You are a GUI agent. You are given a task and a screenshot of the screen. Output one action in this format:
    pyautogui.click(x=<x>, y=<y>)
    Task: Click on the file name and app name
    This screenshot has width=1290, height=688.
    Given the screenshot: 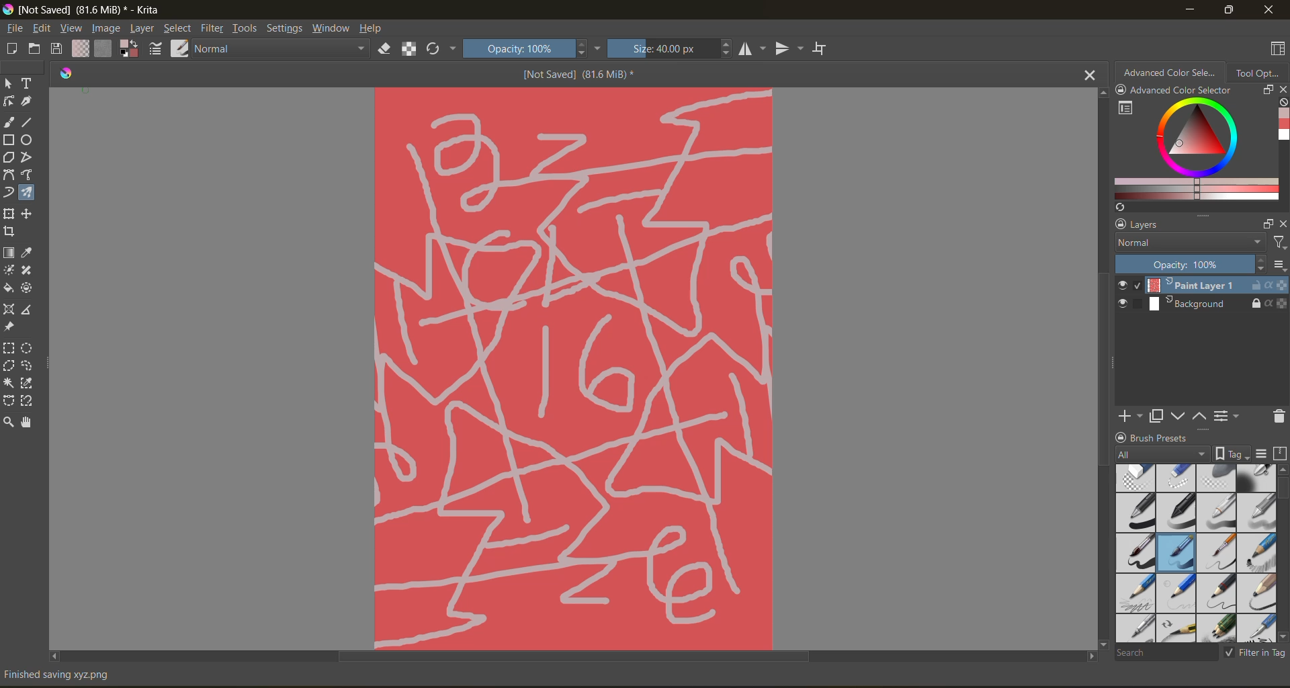 What is the action you would take?
    pyautogui.click(x=85, y=8)
    